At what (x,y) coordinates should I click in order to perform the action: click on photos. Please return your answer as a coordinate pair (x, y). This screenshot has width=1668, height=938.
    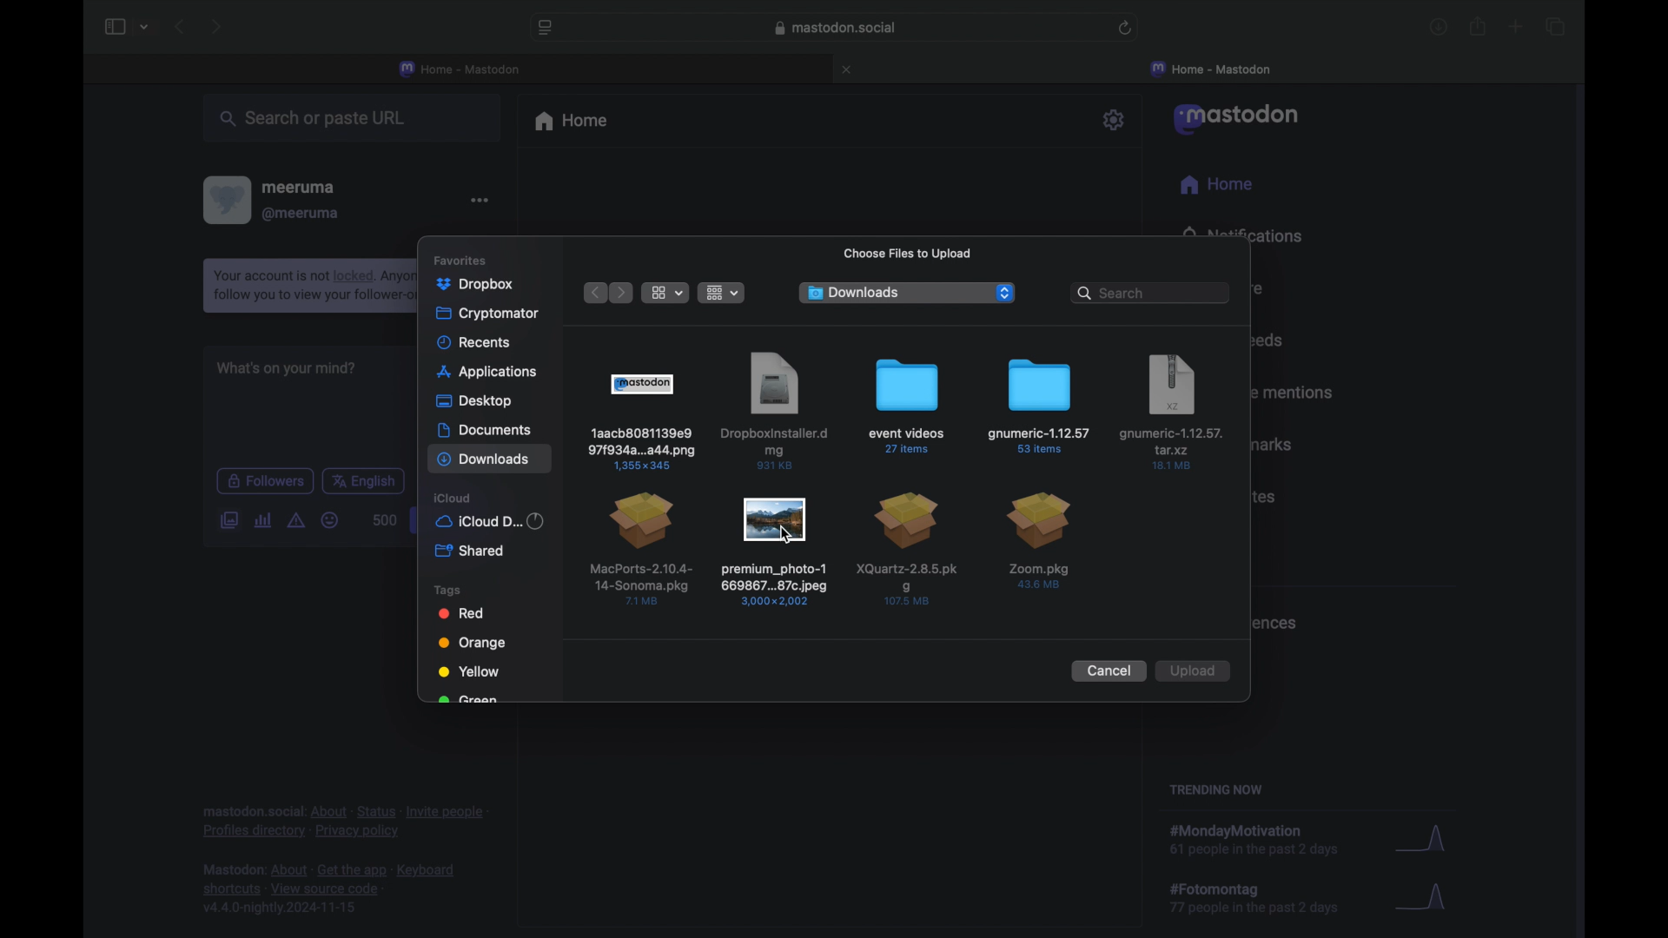
    Looking at the image, I should click on (480, 284).